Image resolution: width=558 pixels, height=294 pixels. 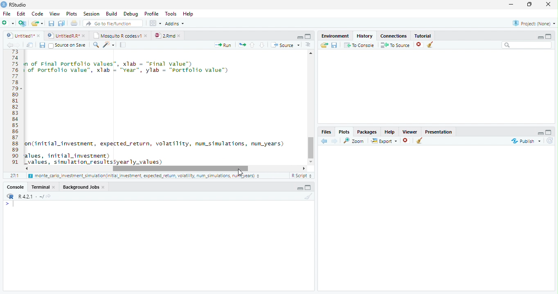 What do you see at coordinates (549, 36) in the screenshot?
I see `Full Height` at bounding box center [549, 36].